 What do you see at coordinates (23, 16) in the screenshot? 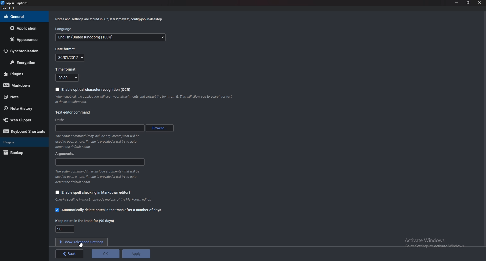
I see `general` at bounding box center [23, 16].